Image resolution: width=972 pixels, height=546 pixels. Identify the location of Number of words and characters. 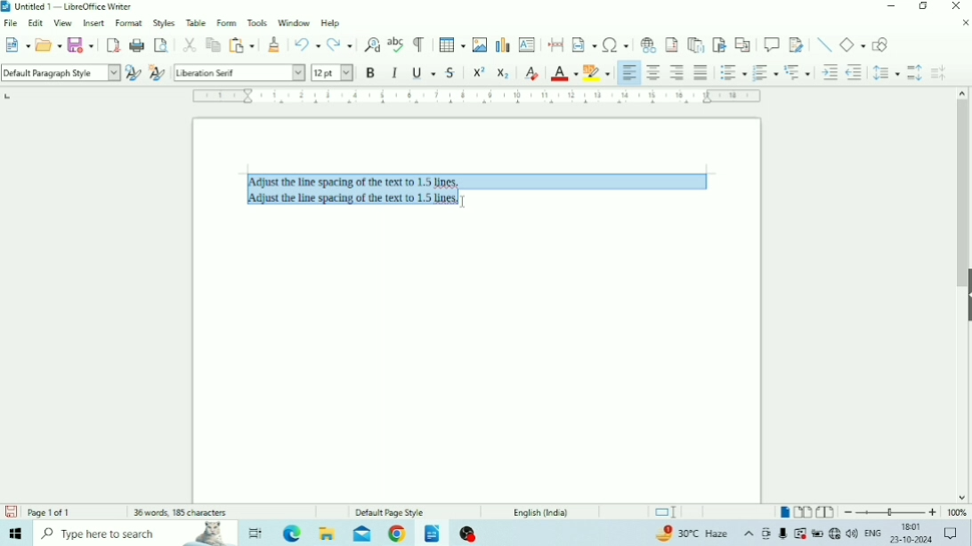
(180, 511).